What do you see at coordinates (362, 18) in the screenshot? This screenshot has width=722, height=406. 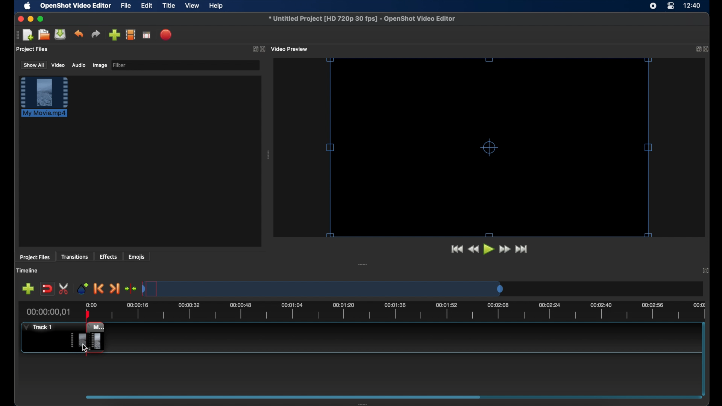 I see `file name` at bounding box center [362, 18].